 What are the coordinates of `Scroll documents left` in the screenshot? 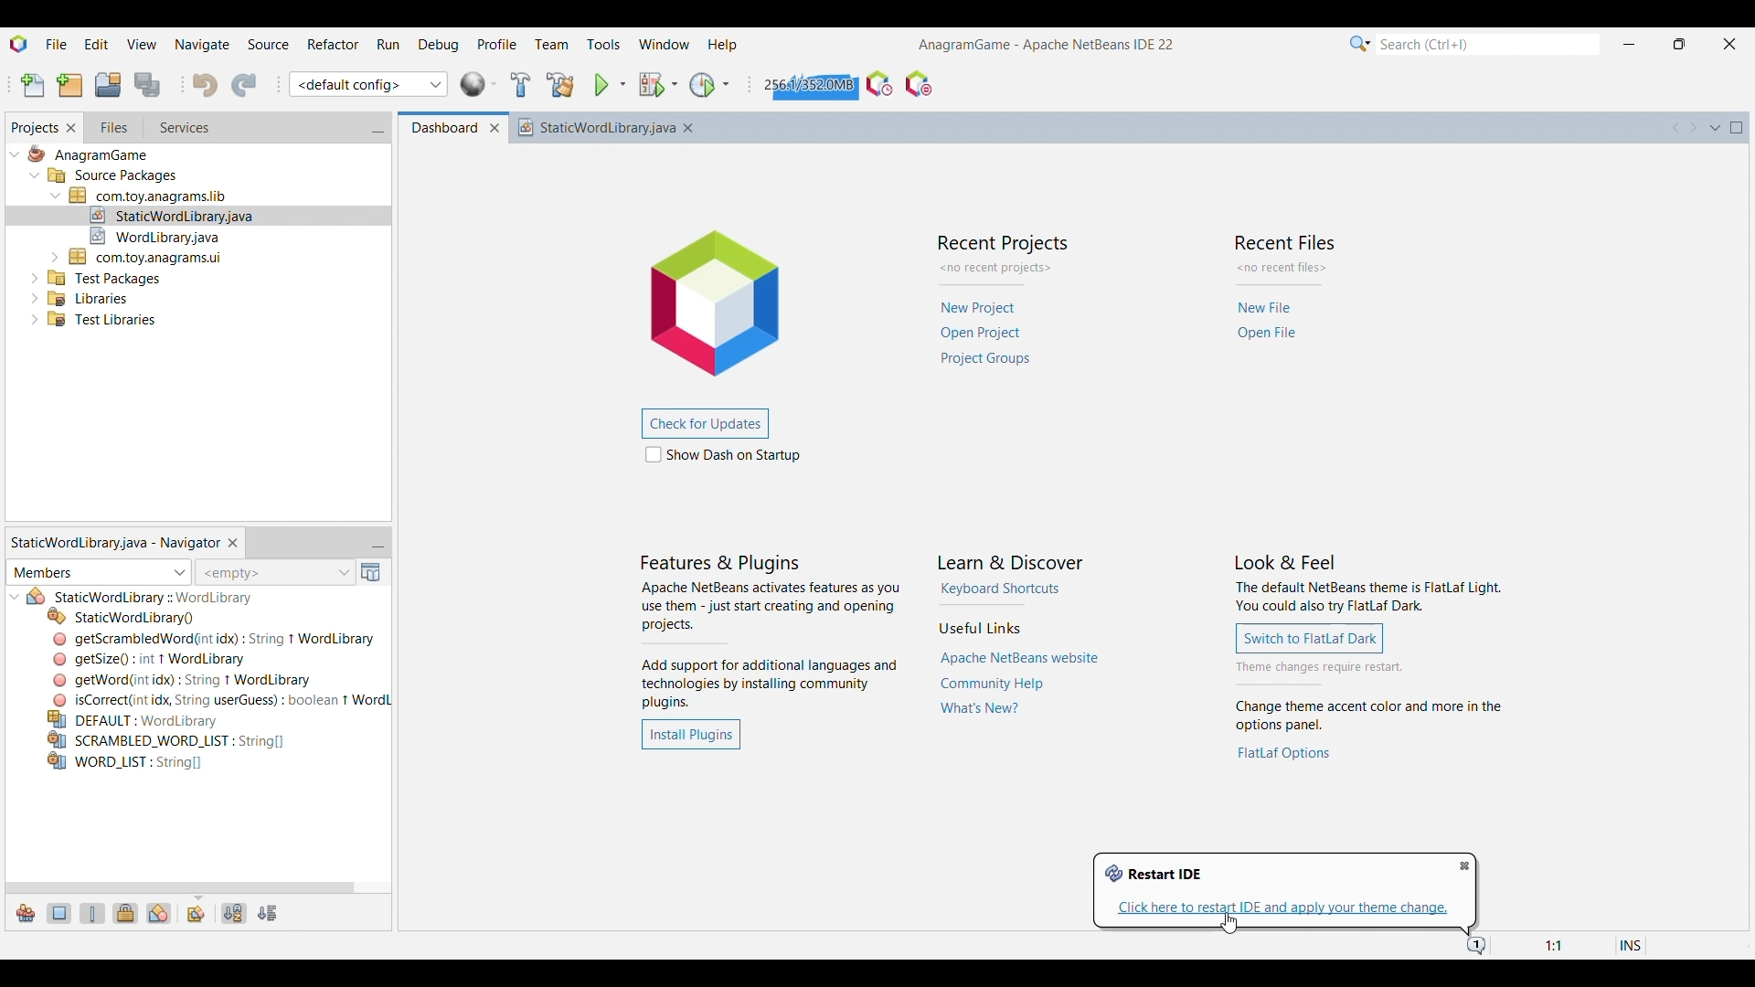 It's located at (1676, 127).